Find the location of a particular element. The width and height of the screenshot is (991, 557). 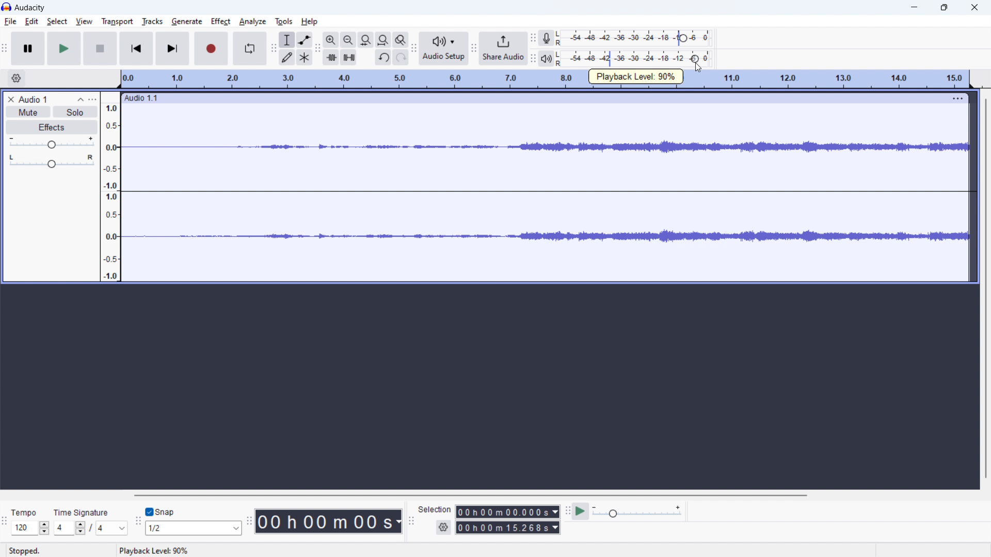

amplitude is located at coordinates (110, 187).